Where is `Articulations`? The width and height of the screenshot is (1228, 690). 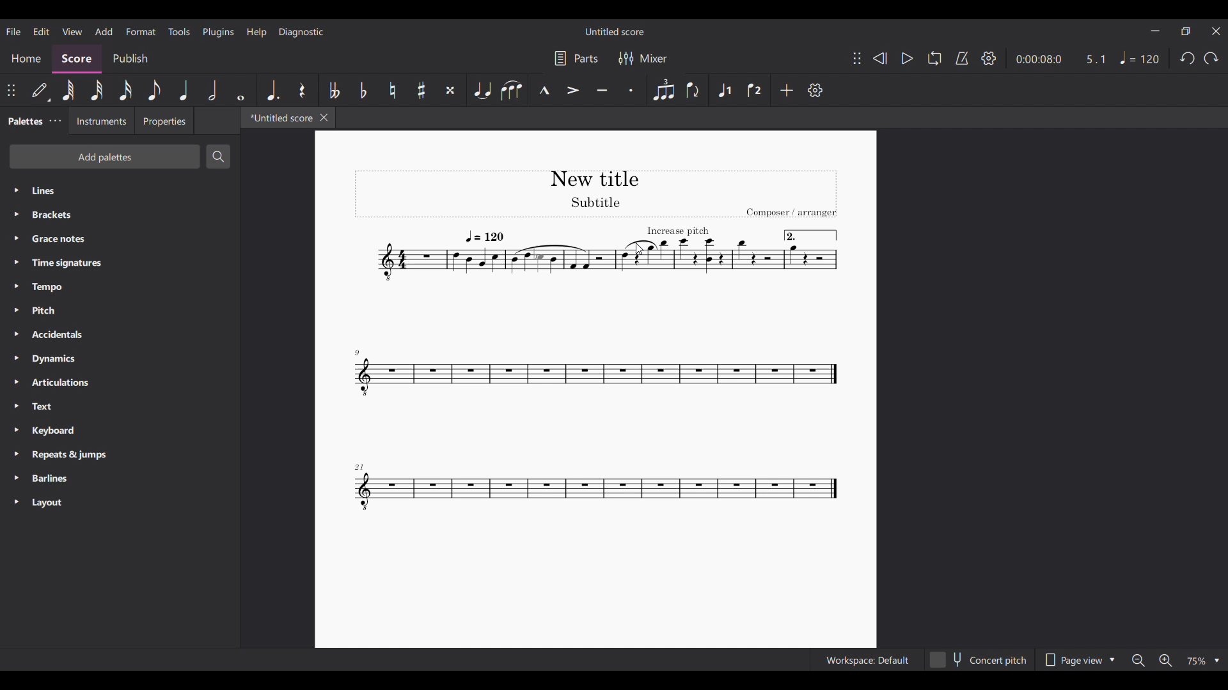
Articulations is located at coordinates (120, 382).